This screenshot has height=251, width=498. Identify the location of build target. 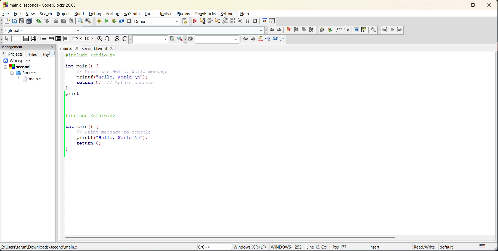
(157, 22).